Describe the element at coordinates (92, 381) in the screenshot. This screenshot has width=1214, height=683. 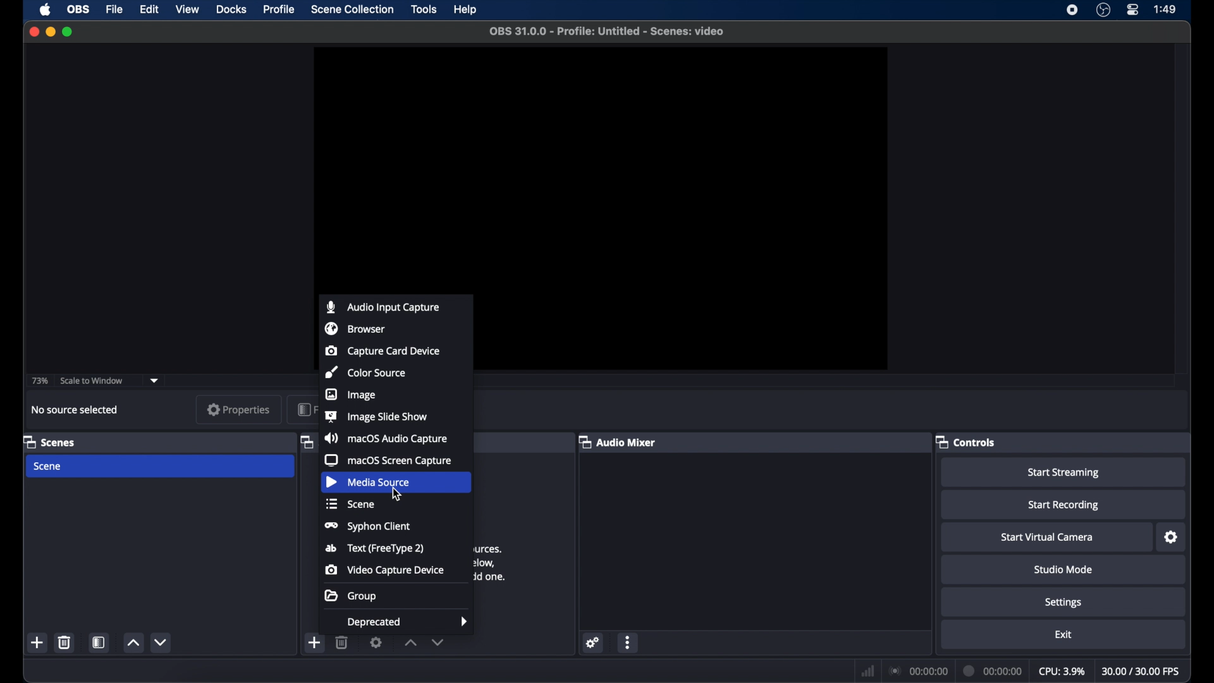
I see `scale to window` at that location.